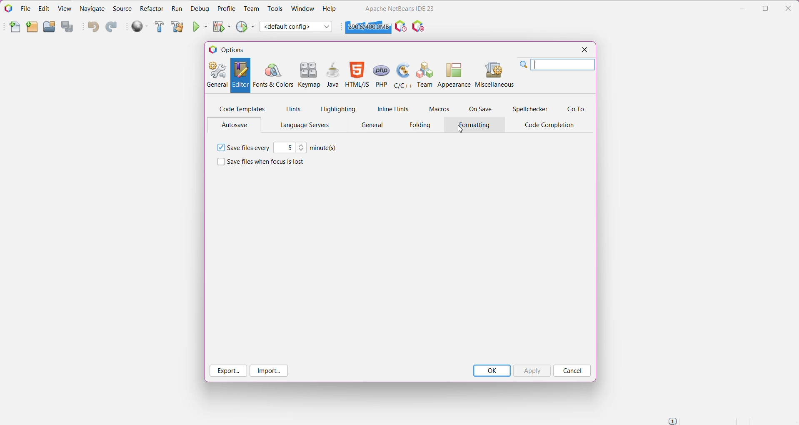  What do you see at coordinates (220, 162) in the screenshot?
I see `check box` at bounding box center [220, 162].